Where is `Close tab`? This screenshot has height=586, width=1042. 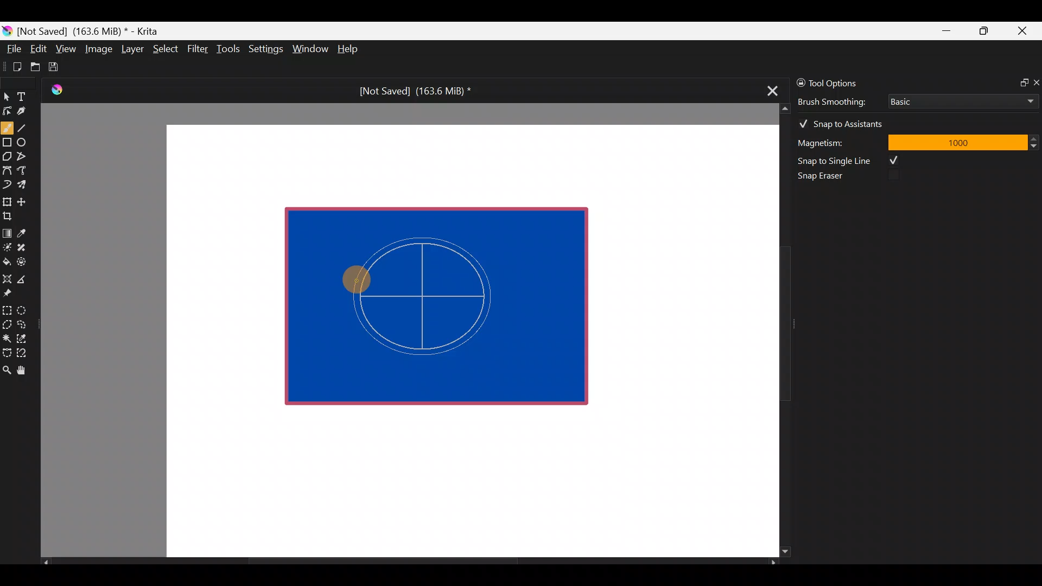
Close tab is located at coordinates (769, 89).